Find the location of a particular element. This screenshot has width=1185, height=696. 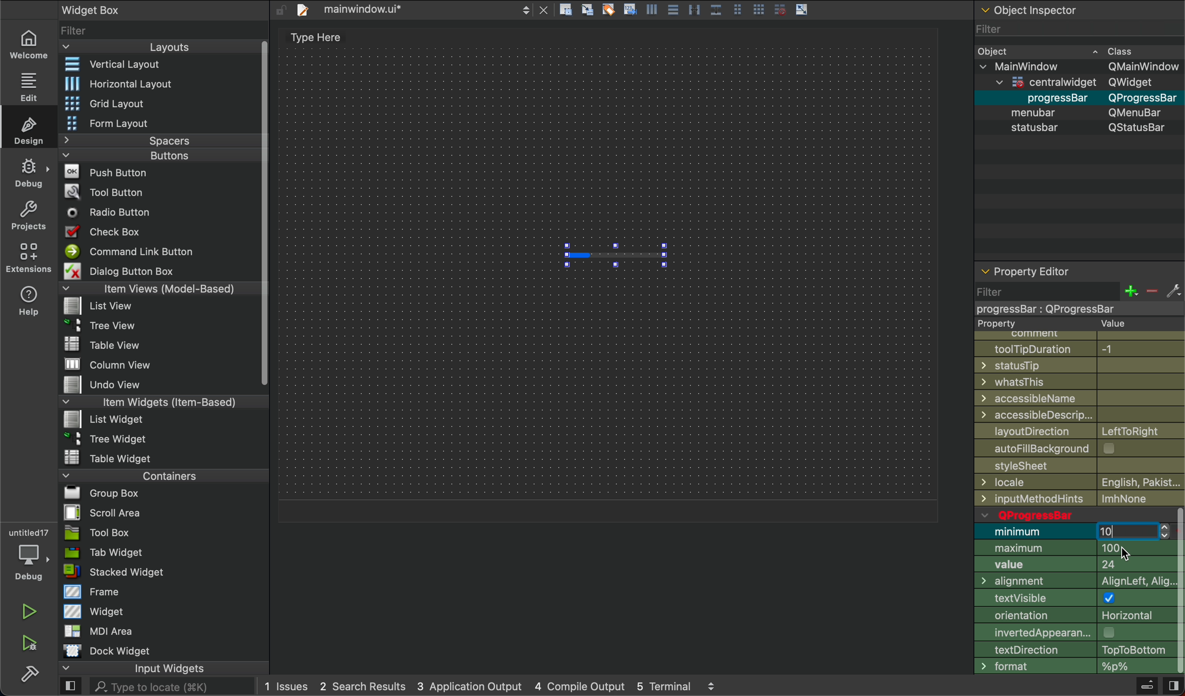

File is located at coordinates (102, 307).